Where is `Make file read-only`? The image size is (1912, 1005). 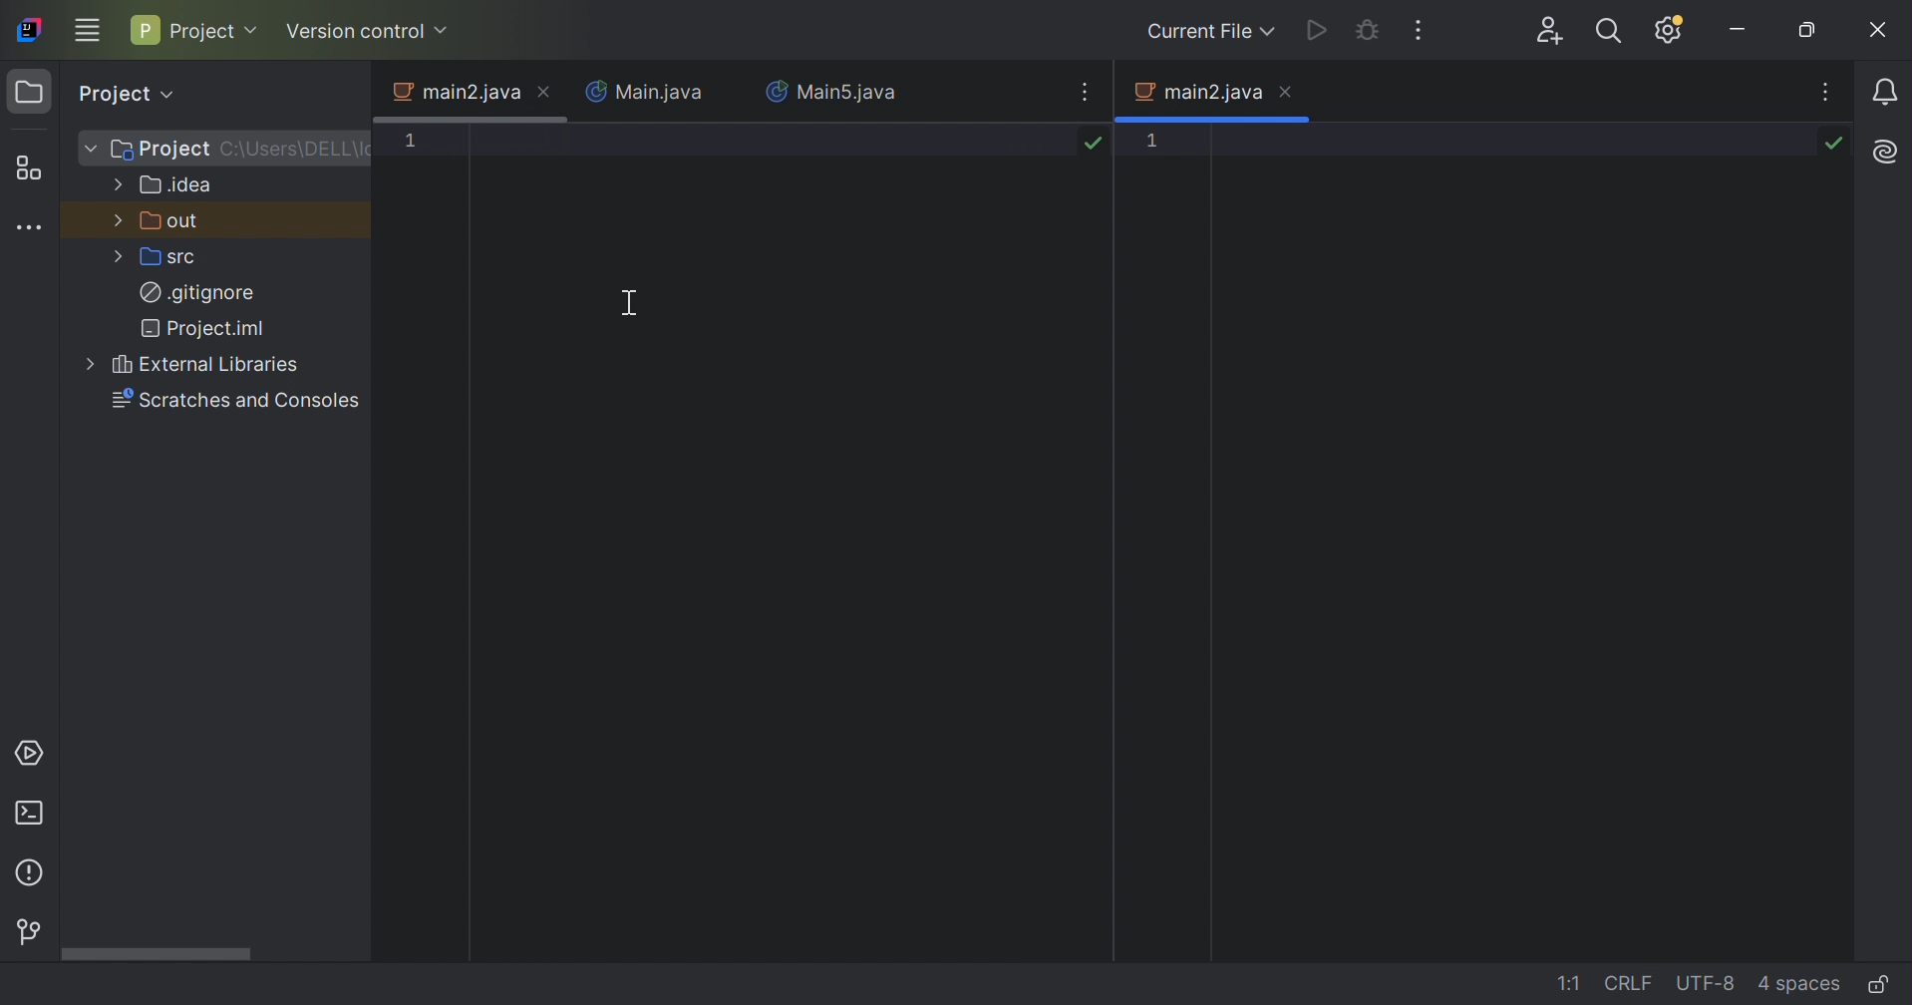
Make file read-only is located at coordinates (1877, 981).